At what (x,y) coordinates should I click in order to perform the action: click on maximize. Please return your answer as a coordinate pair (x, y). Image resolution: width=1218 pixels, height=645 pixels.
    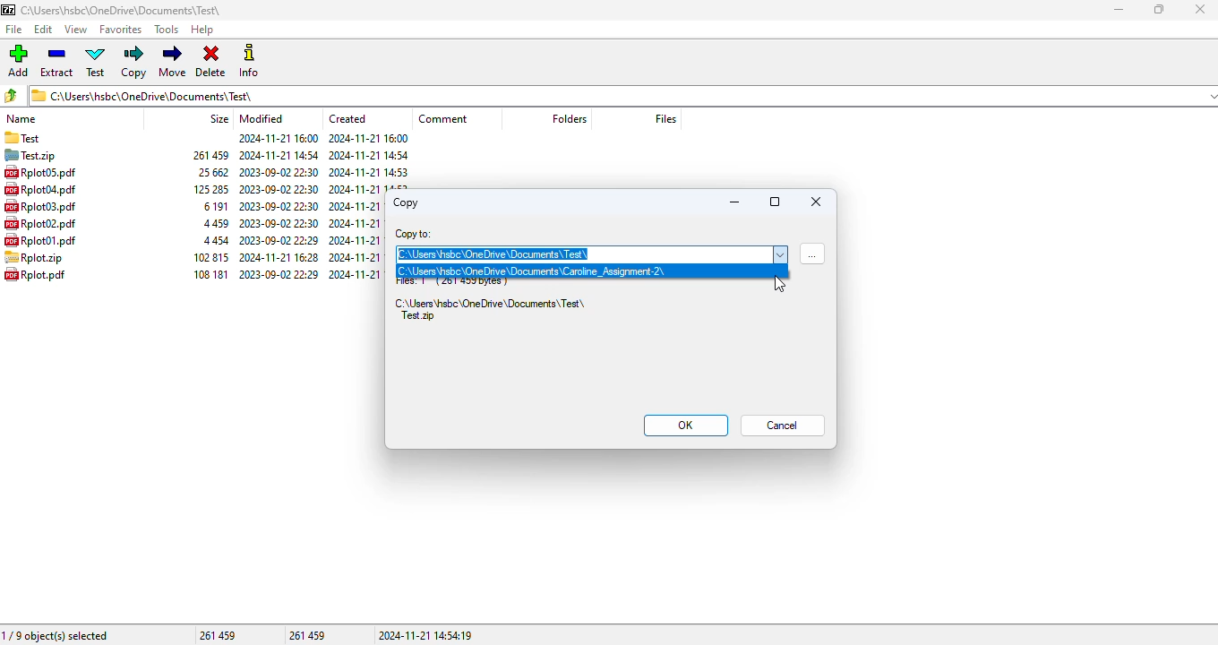
    Looking at the image, I should click on (775, 202).